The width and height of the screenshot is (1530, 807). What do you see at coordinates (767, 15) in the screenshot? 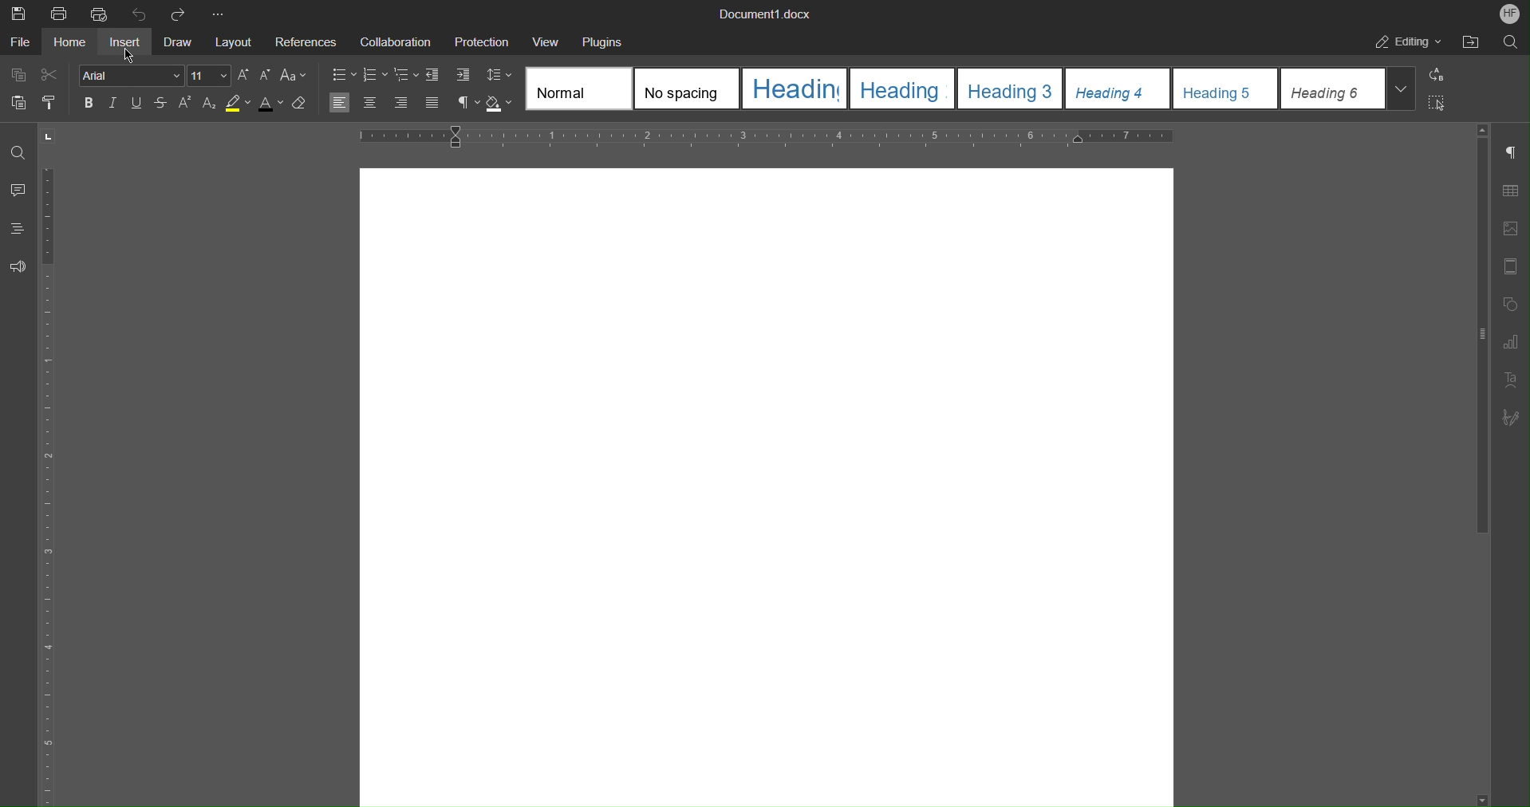
I see `Document1.docx` at bounding box center [767, 15].